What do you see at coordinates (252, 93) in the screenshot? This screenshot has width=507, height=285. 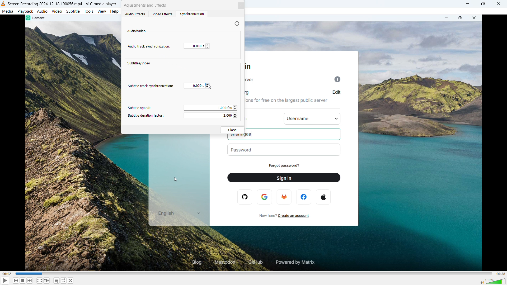 I see `matrix.org` at bounding box center [252, 93].